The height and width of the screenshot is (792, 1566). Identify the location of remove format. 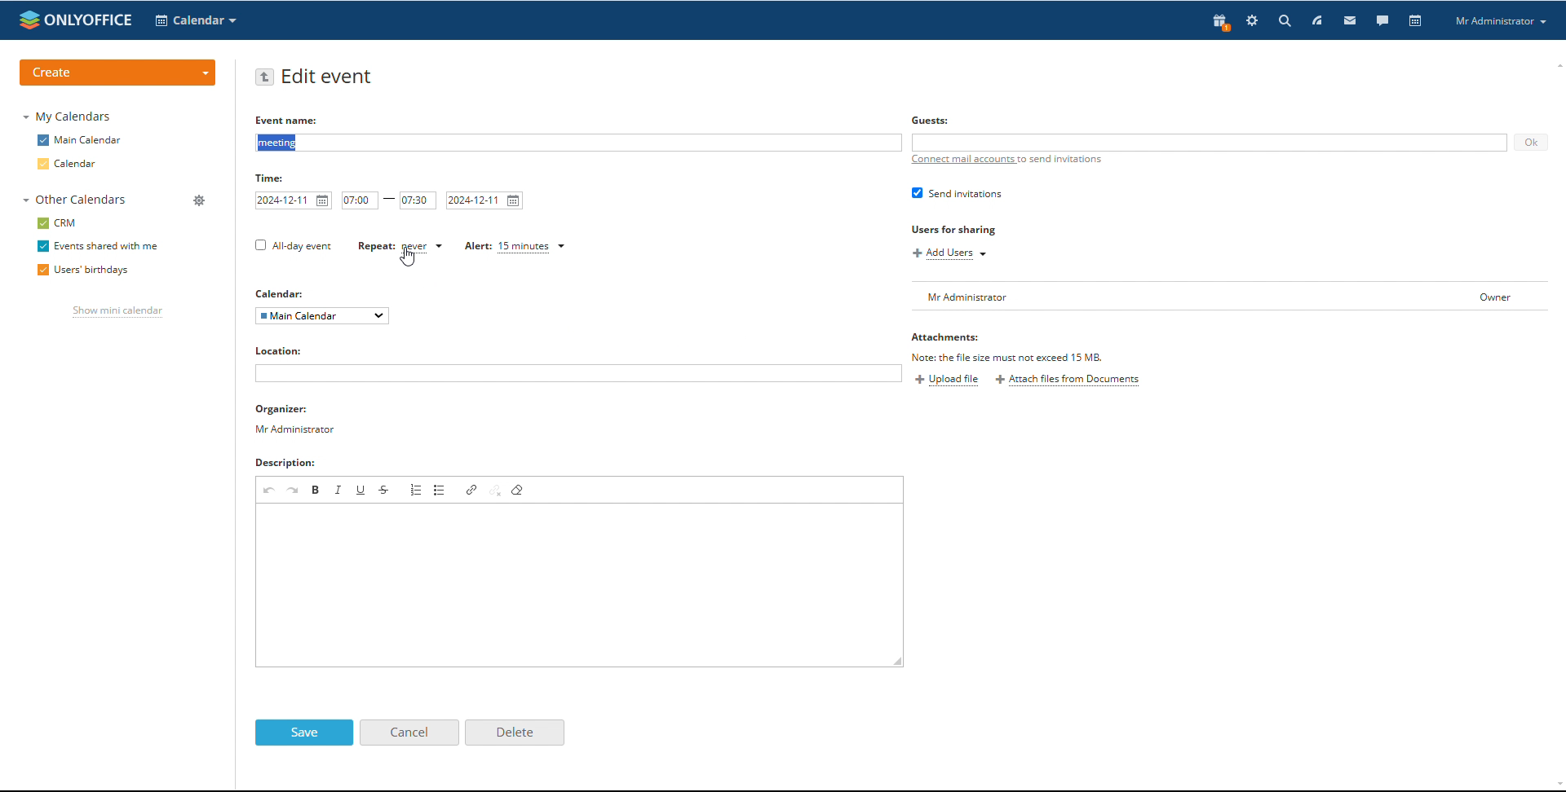
(518, 489).